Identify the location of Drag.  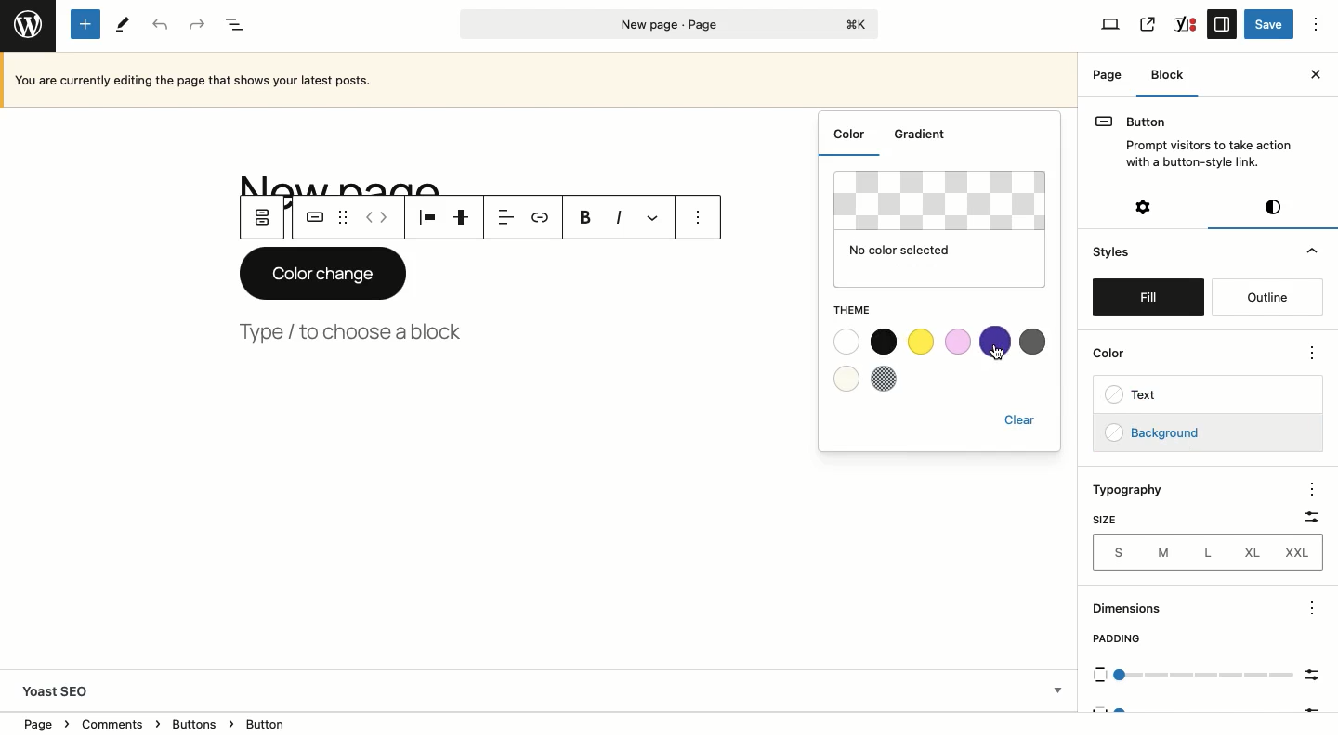
(342, 218).